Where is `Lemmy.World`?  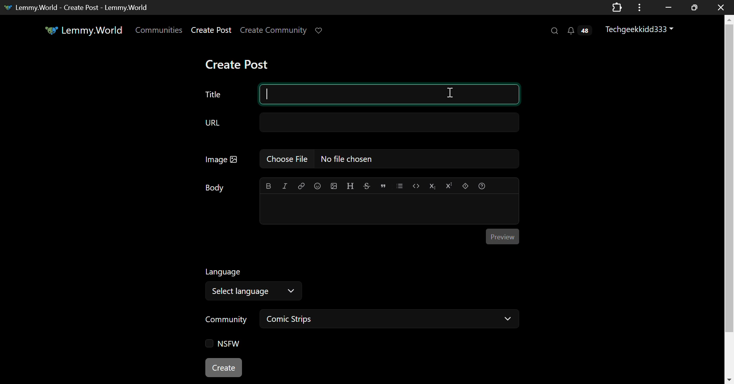 Lemmy.World is located at coordinates (83, 32).